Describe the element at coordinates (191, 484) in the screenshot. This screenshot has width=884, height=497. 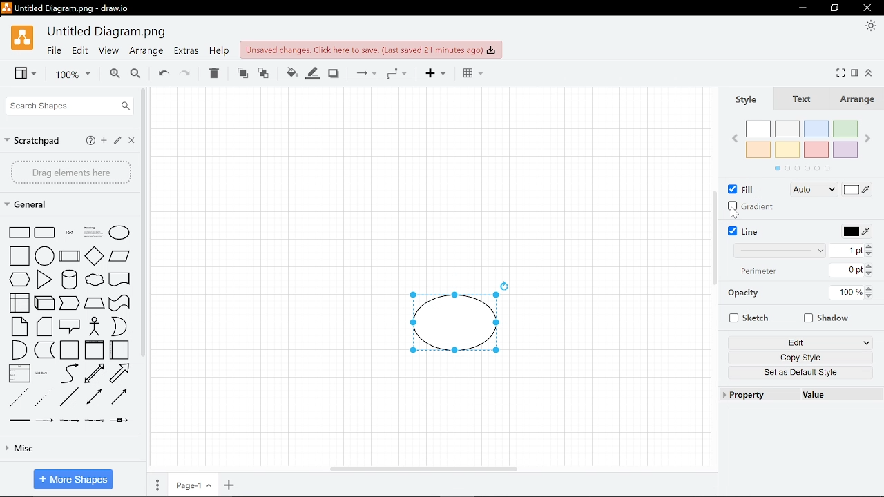
I see `Current page` at that location.